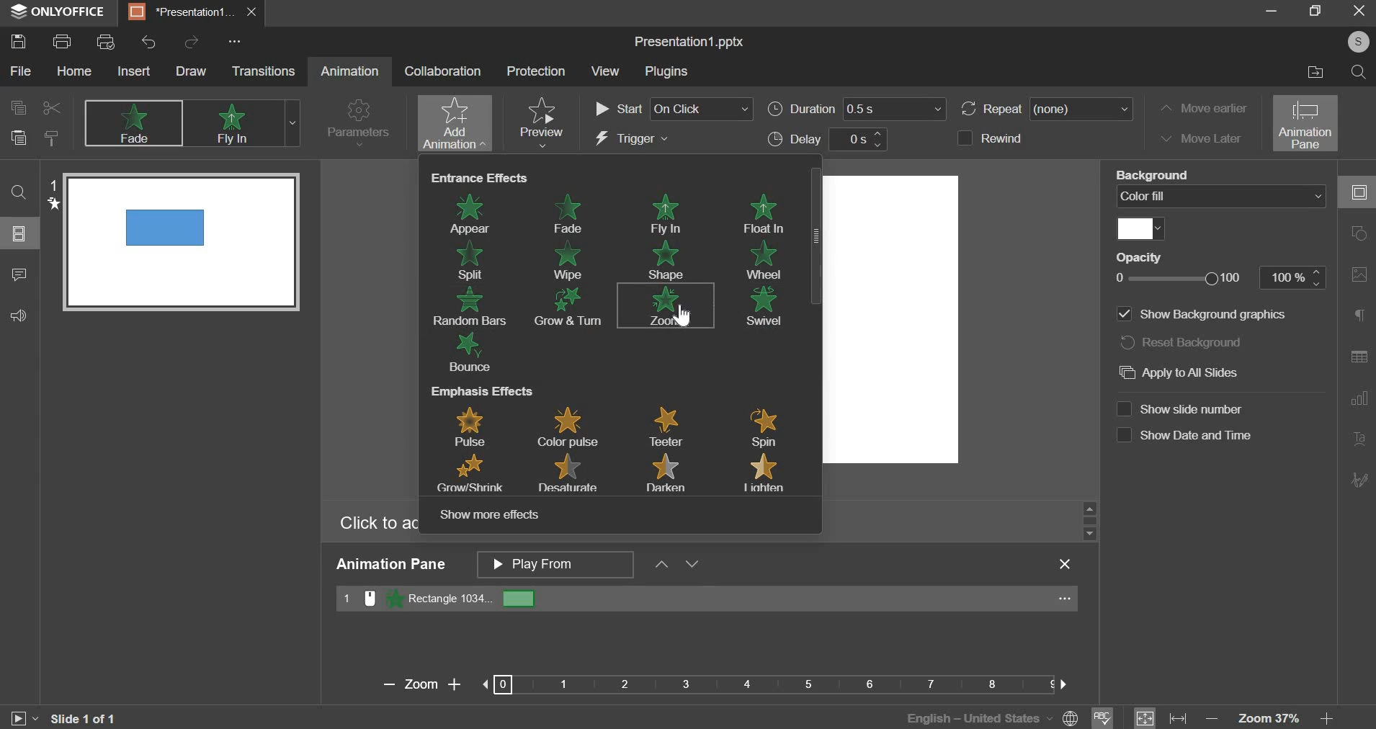 This screenshot has width=1376, height=729. What do you see at coordinates (19, 316) in the screenshot?
I see `feedback` at bounding box center [19, 316].